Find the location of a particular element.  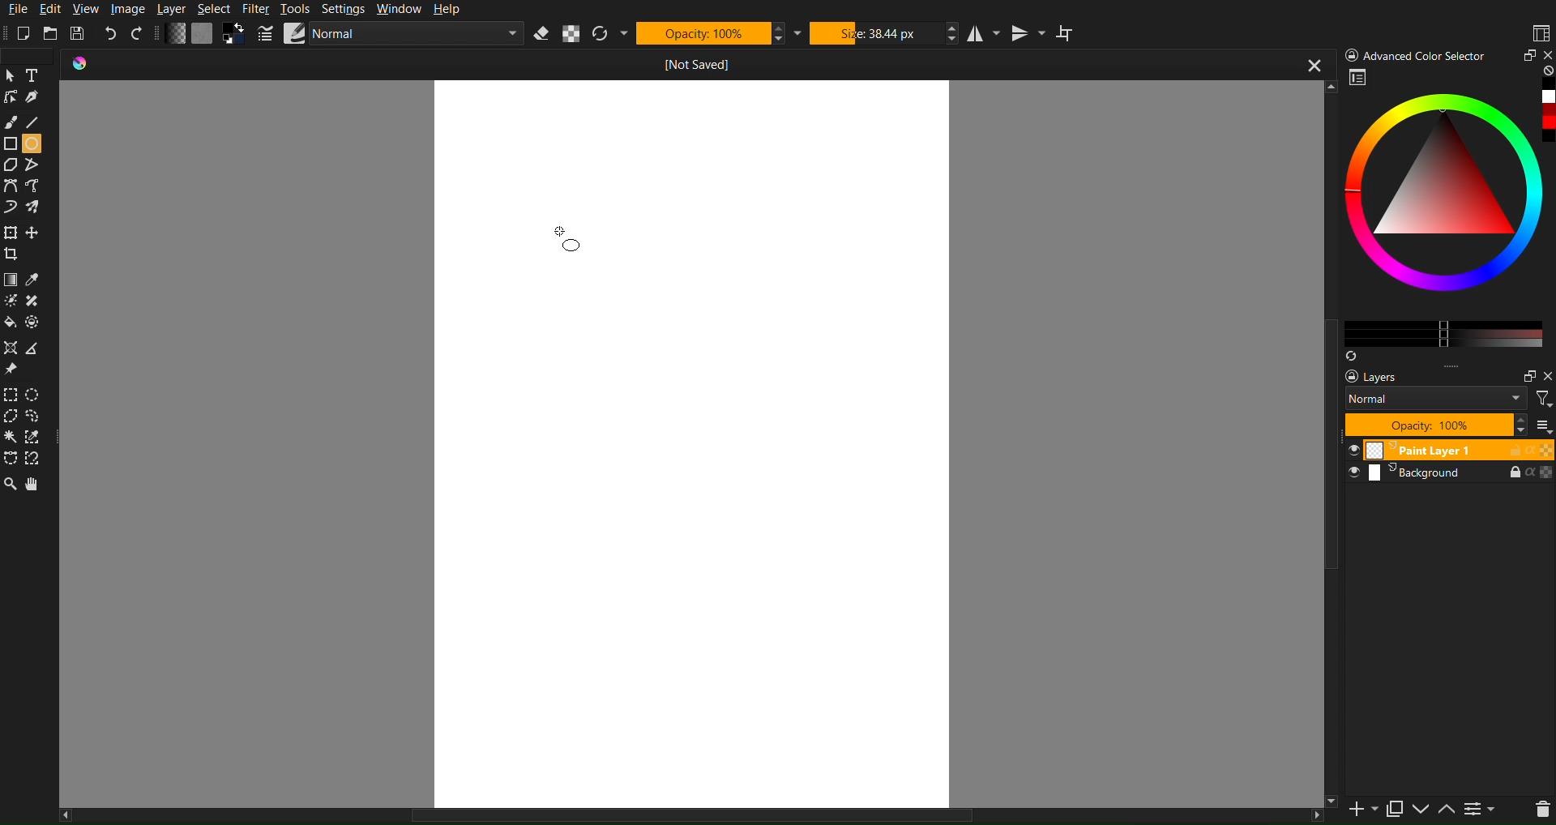

shape is located at coordinates (36, 301).